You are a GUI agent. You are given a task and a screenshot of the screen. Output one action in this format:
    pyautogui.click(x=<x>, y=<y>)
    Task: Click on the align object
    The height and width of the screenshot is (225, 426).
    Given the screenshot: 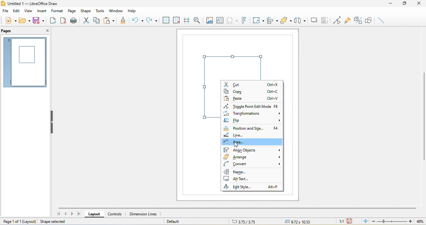 What is the action you would take?
    pyautogui.click(x=271, y=21)
    